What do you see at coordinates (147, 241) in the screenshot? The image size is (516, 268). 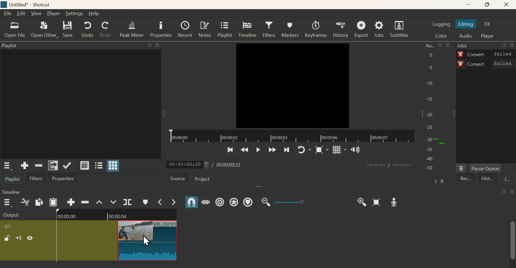 I see `Cursor` at bounding box center [147, 241].